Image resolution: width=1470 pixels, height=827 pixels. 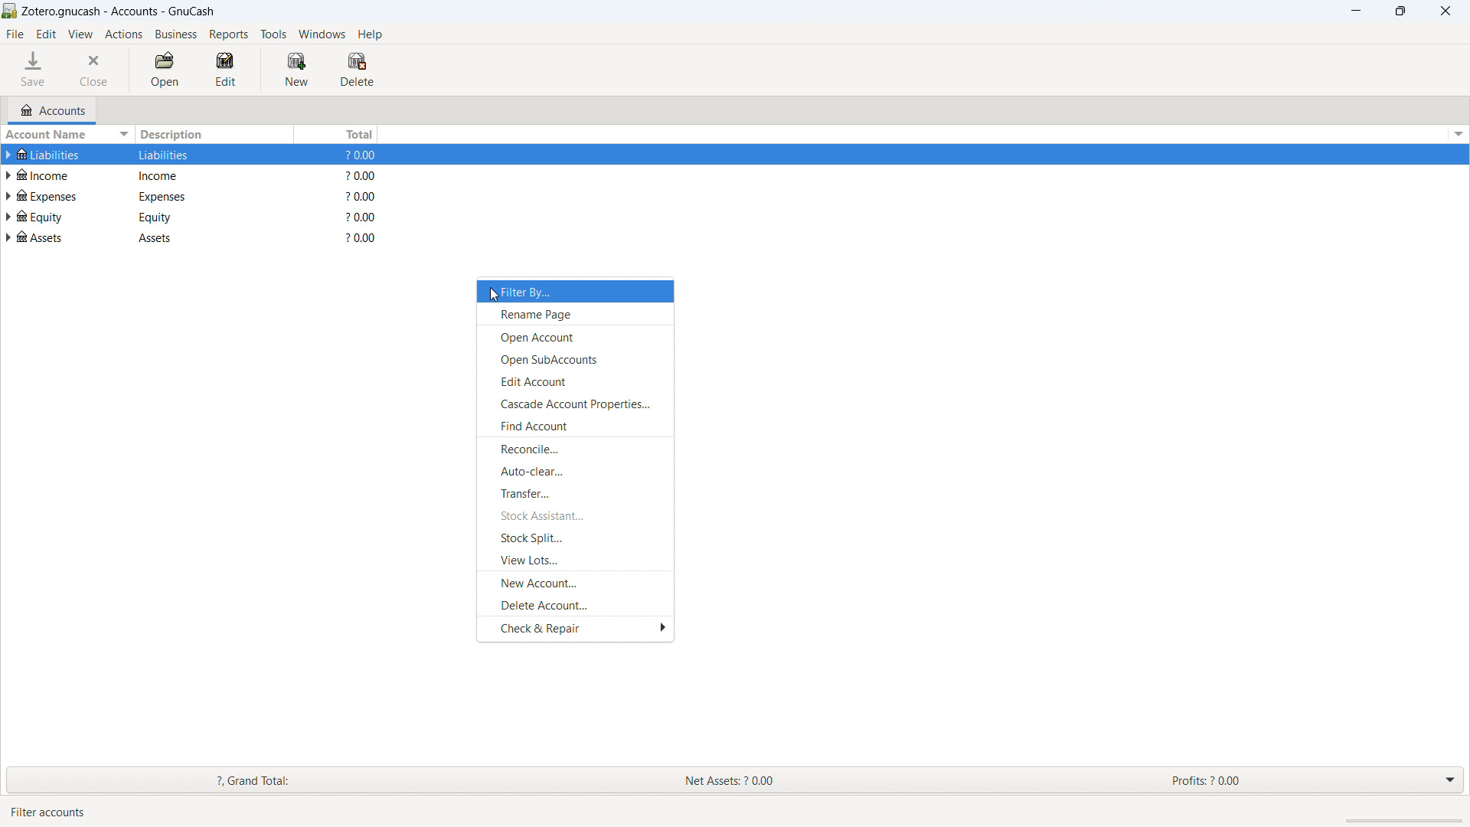 What do you see at coordinates (574, 338) in the screenshot?
I see `open account` at bounding box center [574, 338].